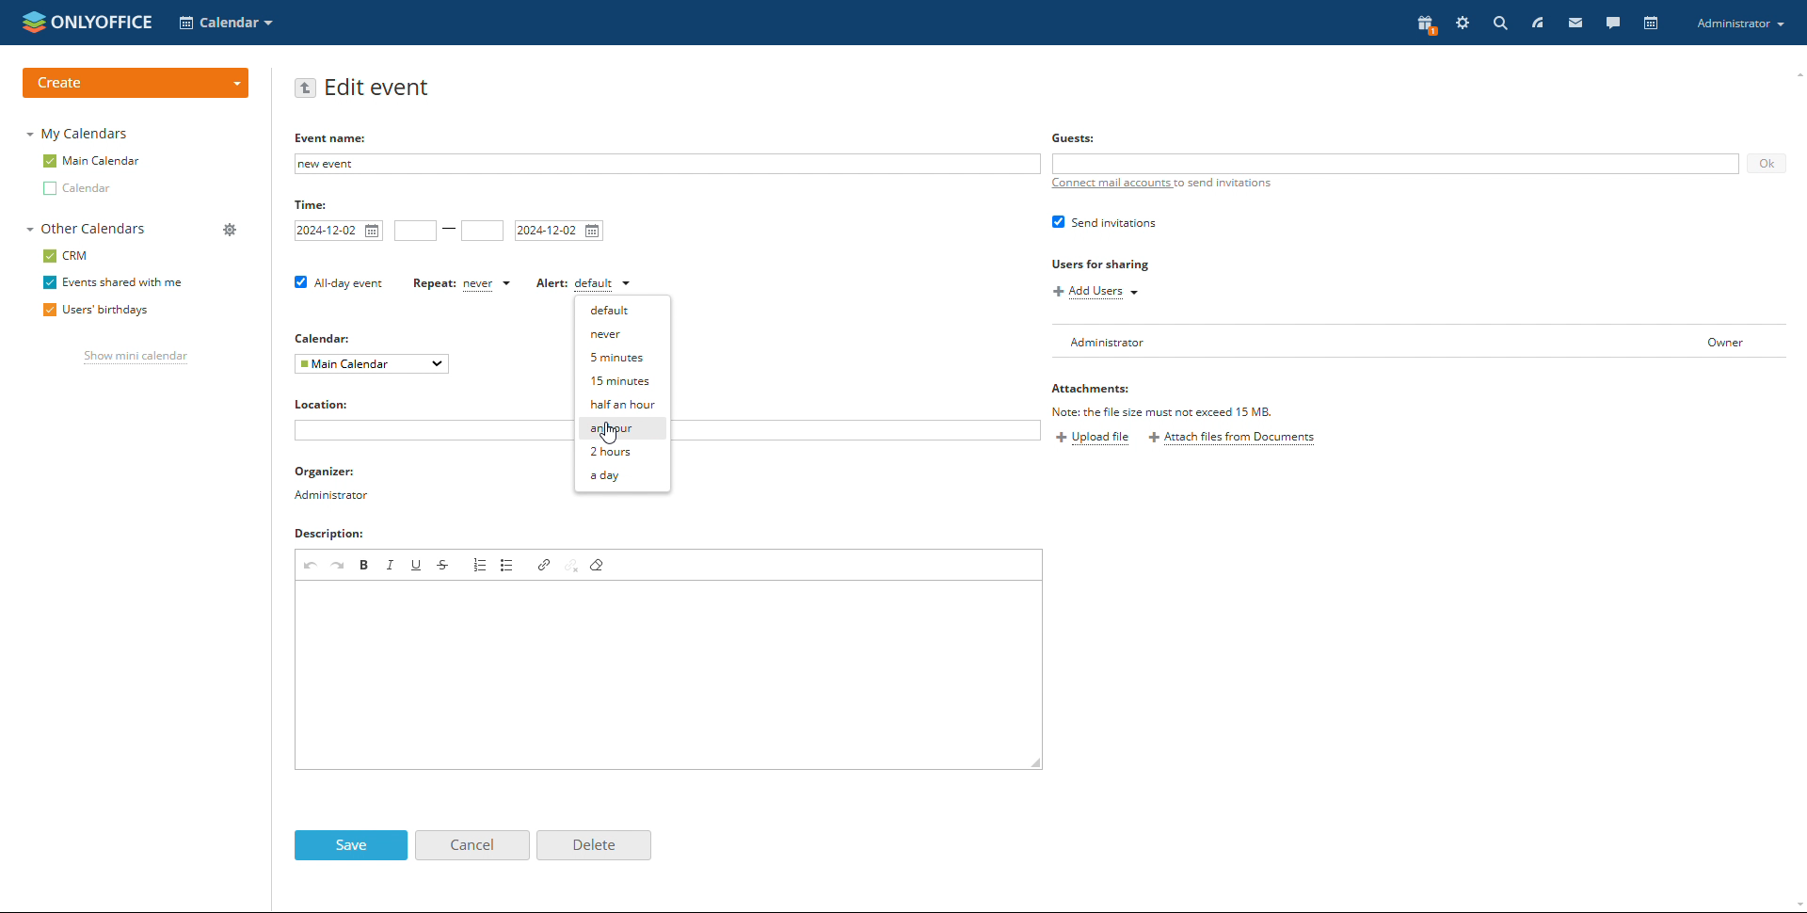 Image resolution: width=1807 pixels, height=913 pixels. What do you see at coordinates (613, 434) in the screenshot?
I see `cursor` at bounding box center [613, 434].